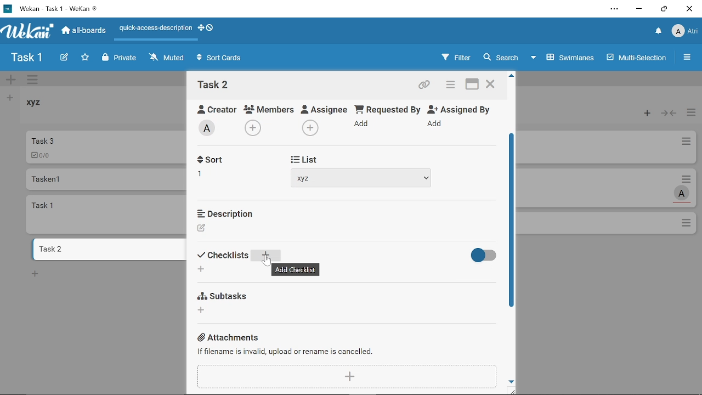 The height and width of the screenshot is (395, 702). What do you see at coordinates (691, 114) in the screenshot?
I see `Manage card actions` at bounding box center [691, 114].